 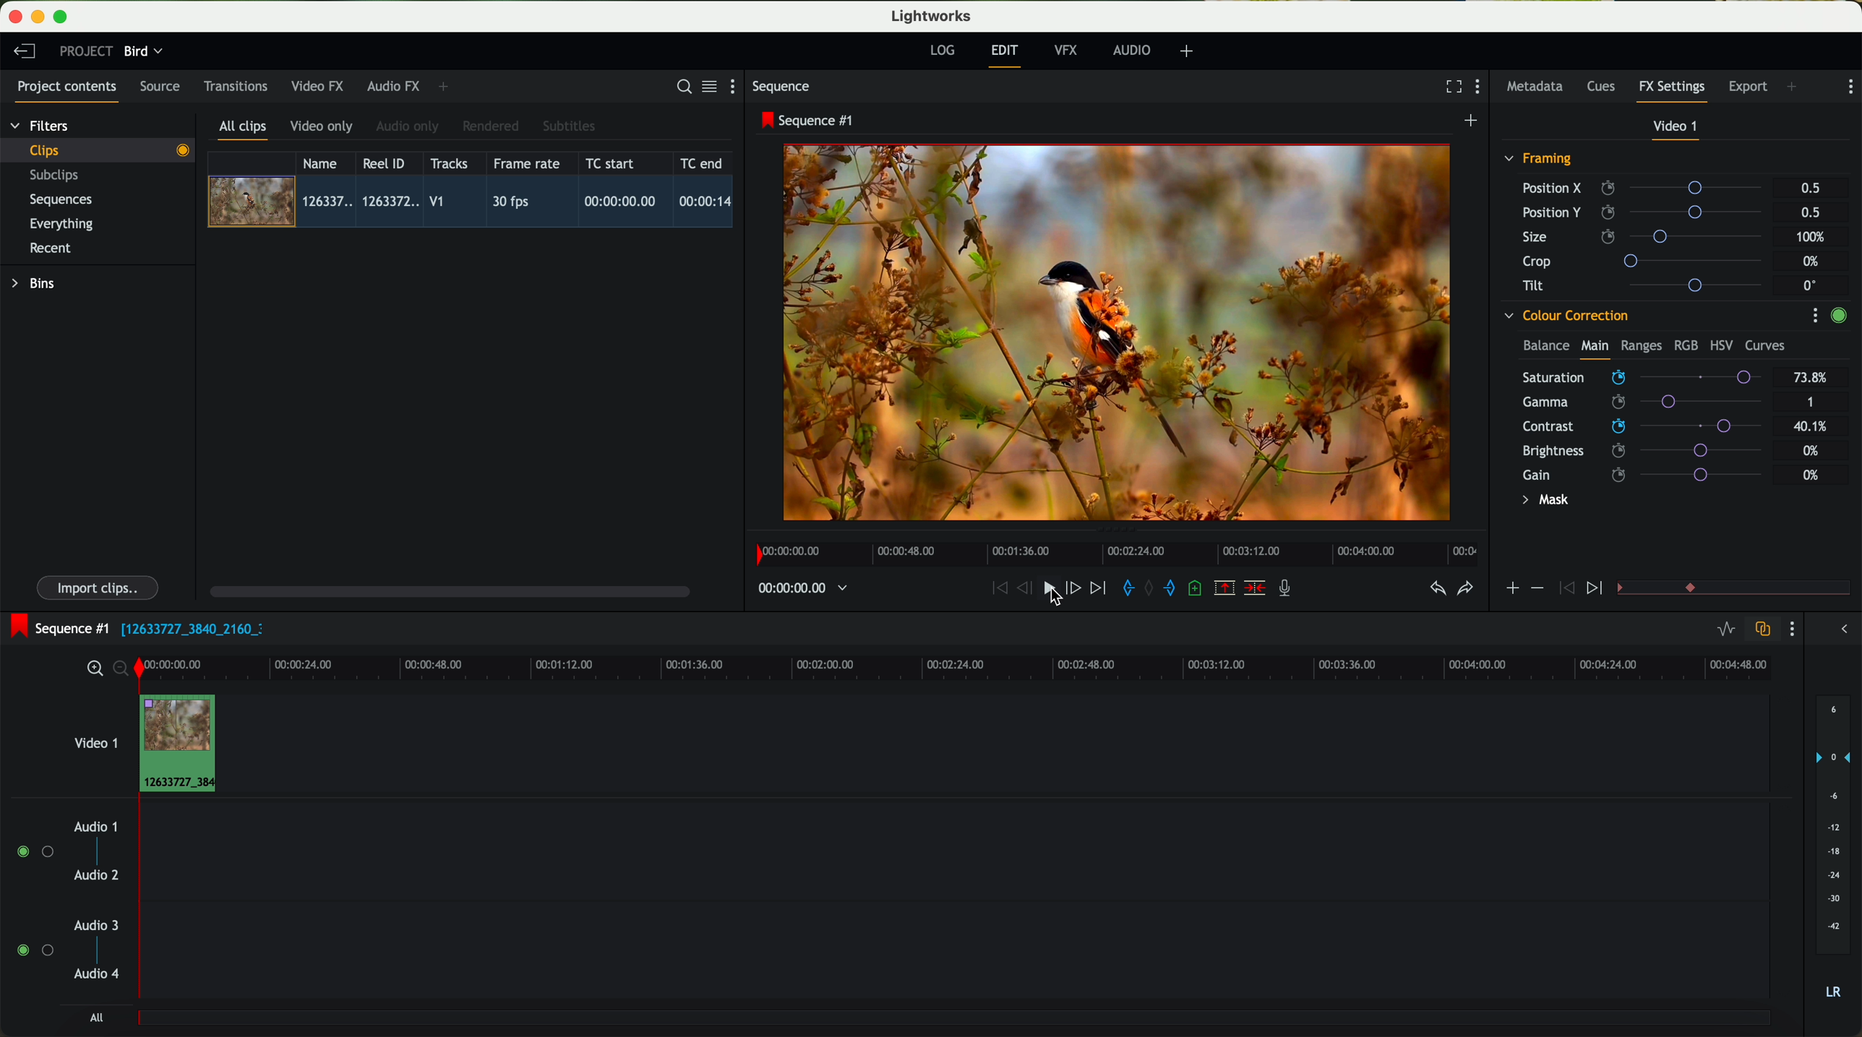 I want to click on click on contrast, so click(x=1642, y=428).